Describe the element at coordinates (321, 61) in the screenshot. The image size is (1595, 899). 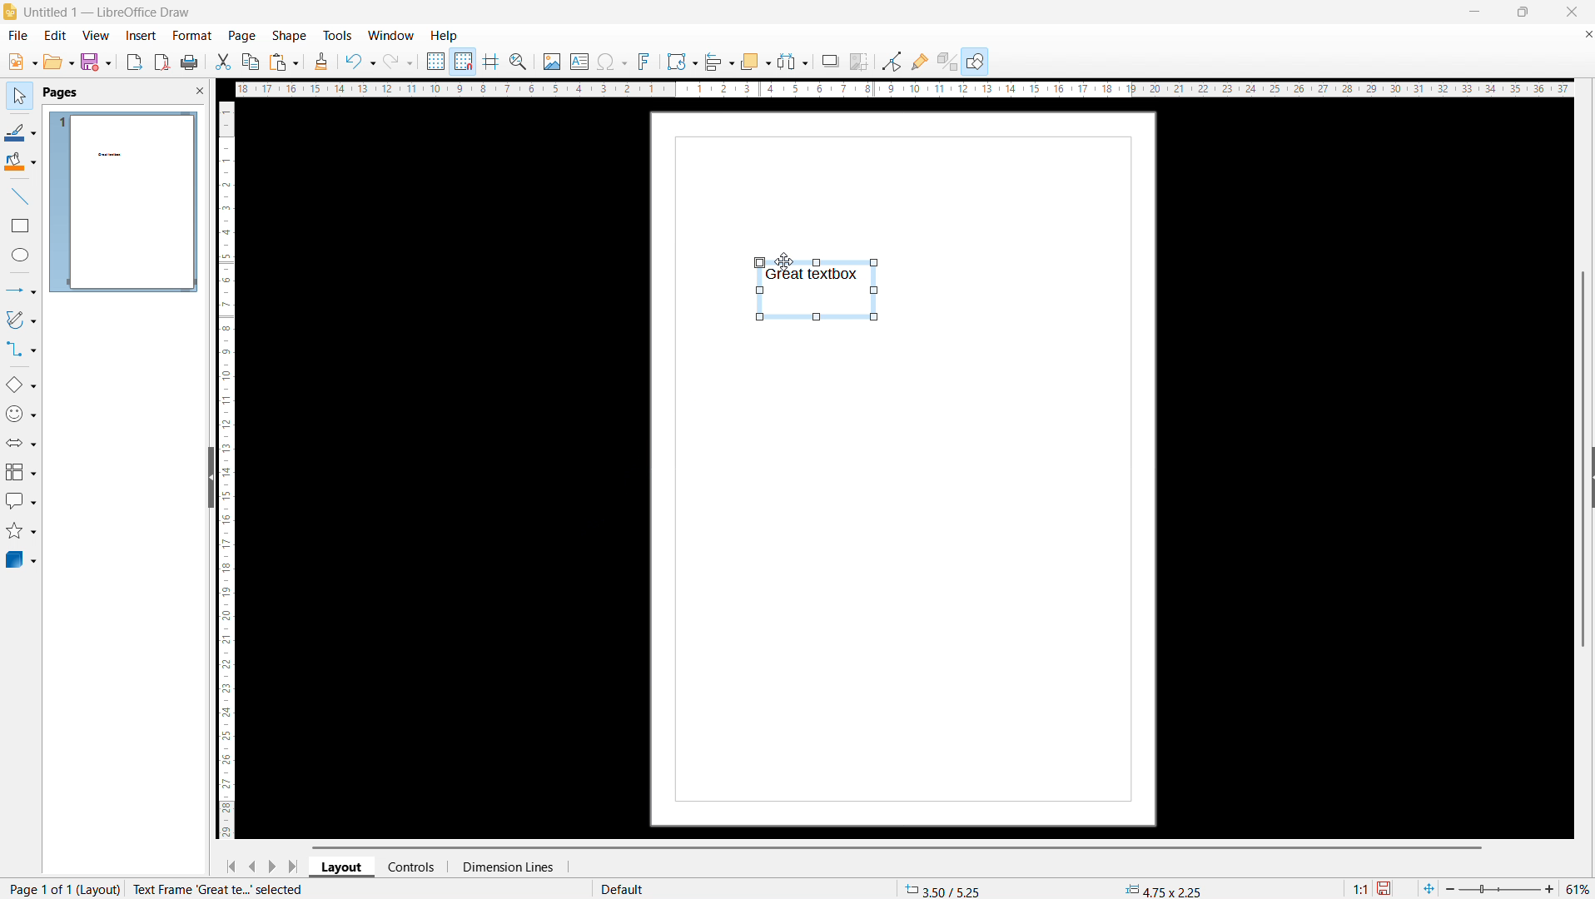
I see `clone formatting` at that location.